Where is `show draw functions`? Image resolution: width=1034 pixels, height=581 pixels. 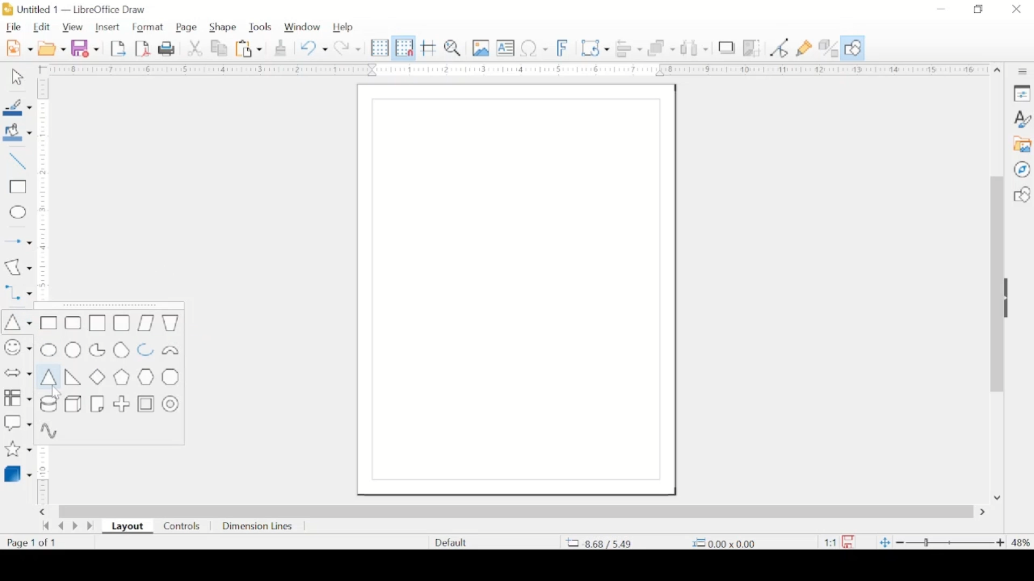 show draw functions is located at coordinates (854, 48).